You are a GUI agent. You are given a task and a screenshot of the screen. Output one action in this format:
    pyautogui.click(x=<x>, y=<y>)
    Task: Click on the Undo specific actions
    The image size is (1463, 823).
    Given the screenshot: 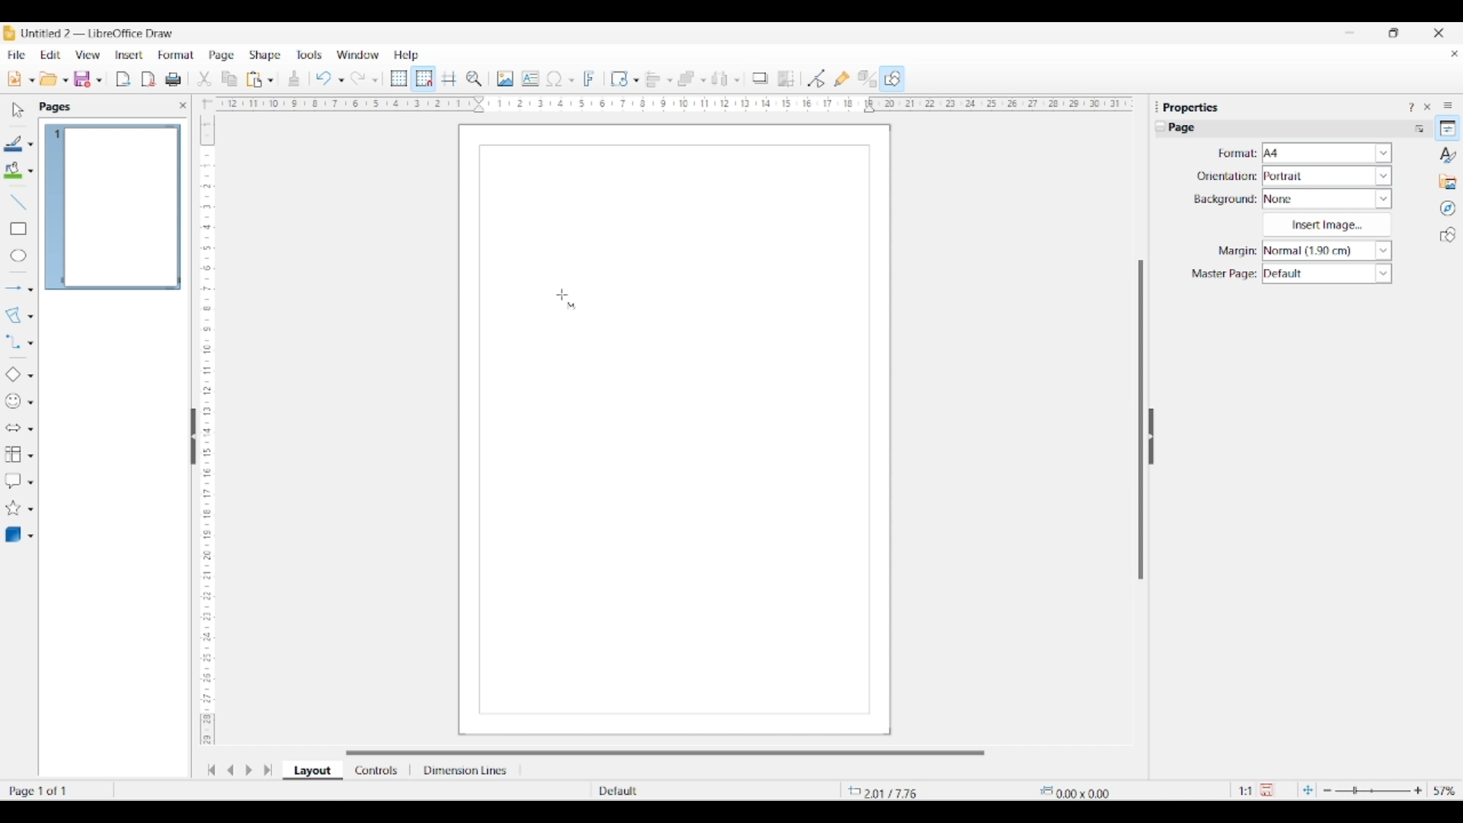 What is the action you would take?
    pyautogui.click(x=341, y=80)
    